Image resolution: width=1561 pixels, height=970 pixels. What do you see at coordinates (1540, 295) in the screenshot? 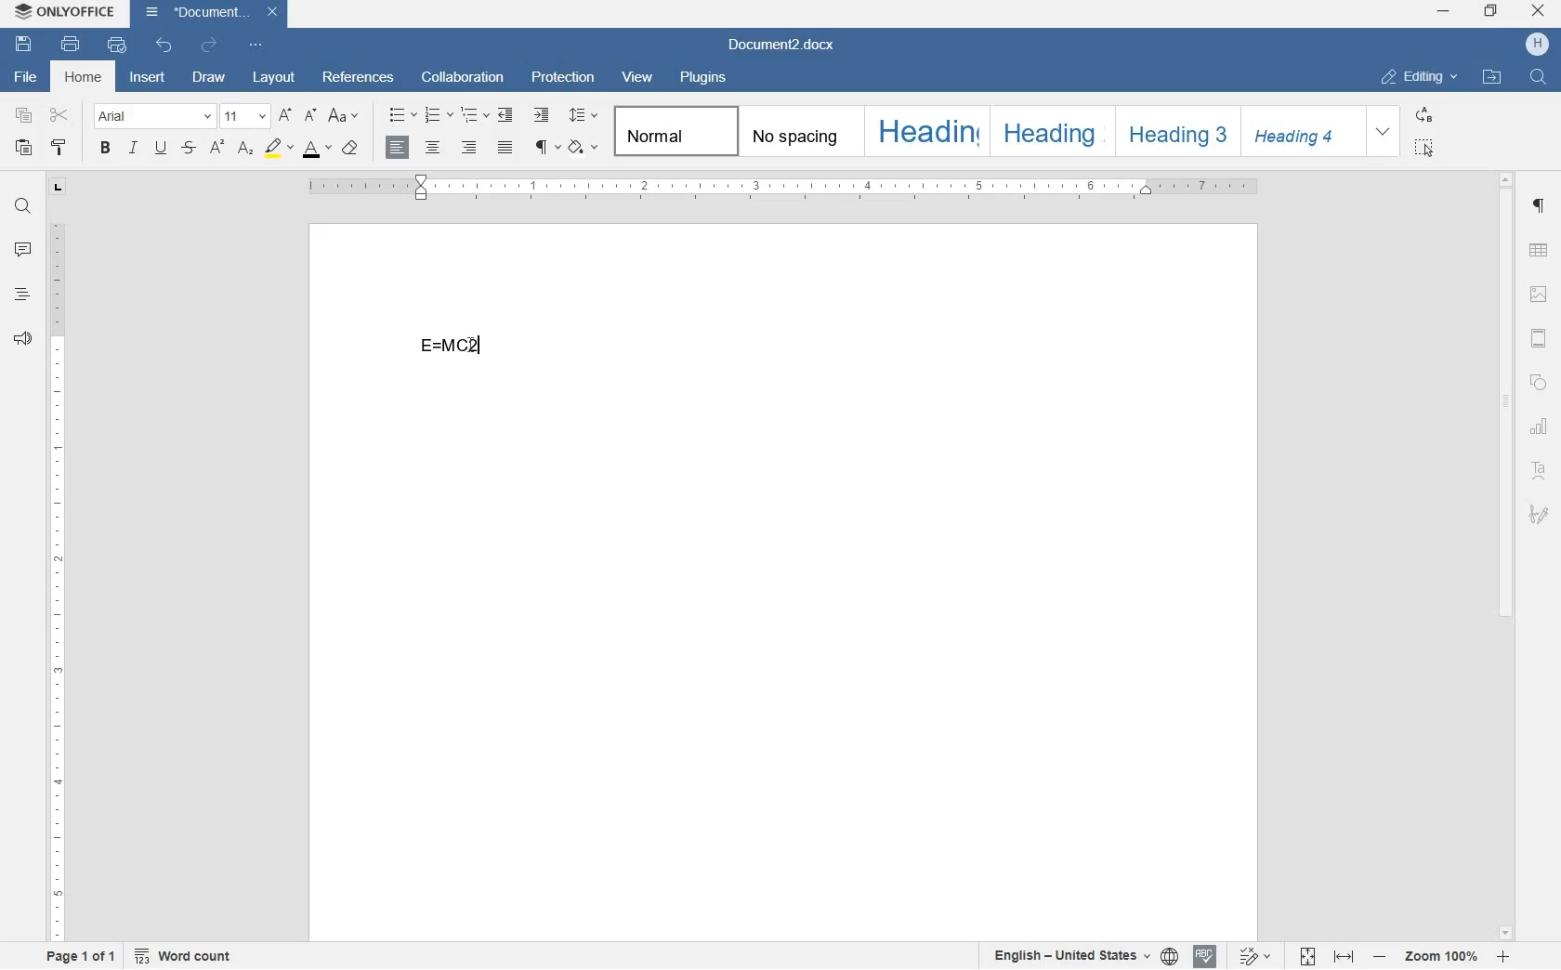
I see `image` at bounding box center [1540, 295].